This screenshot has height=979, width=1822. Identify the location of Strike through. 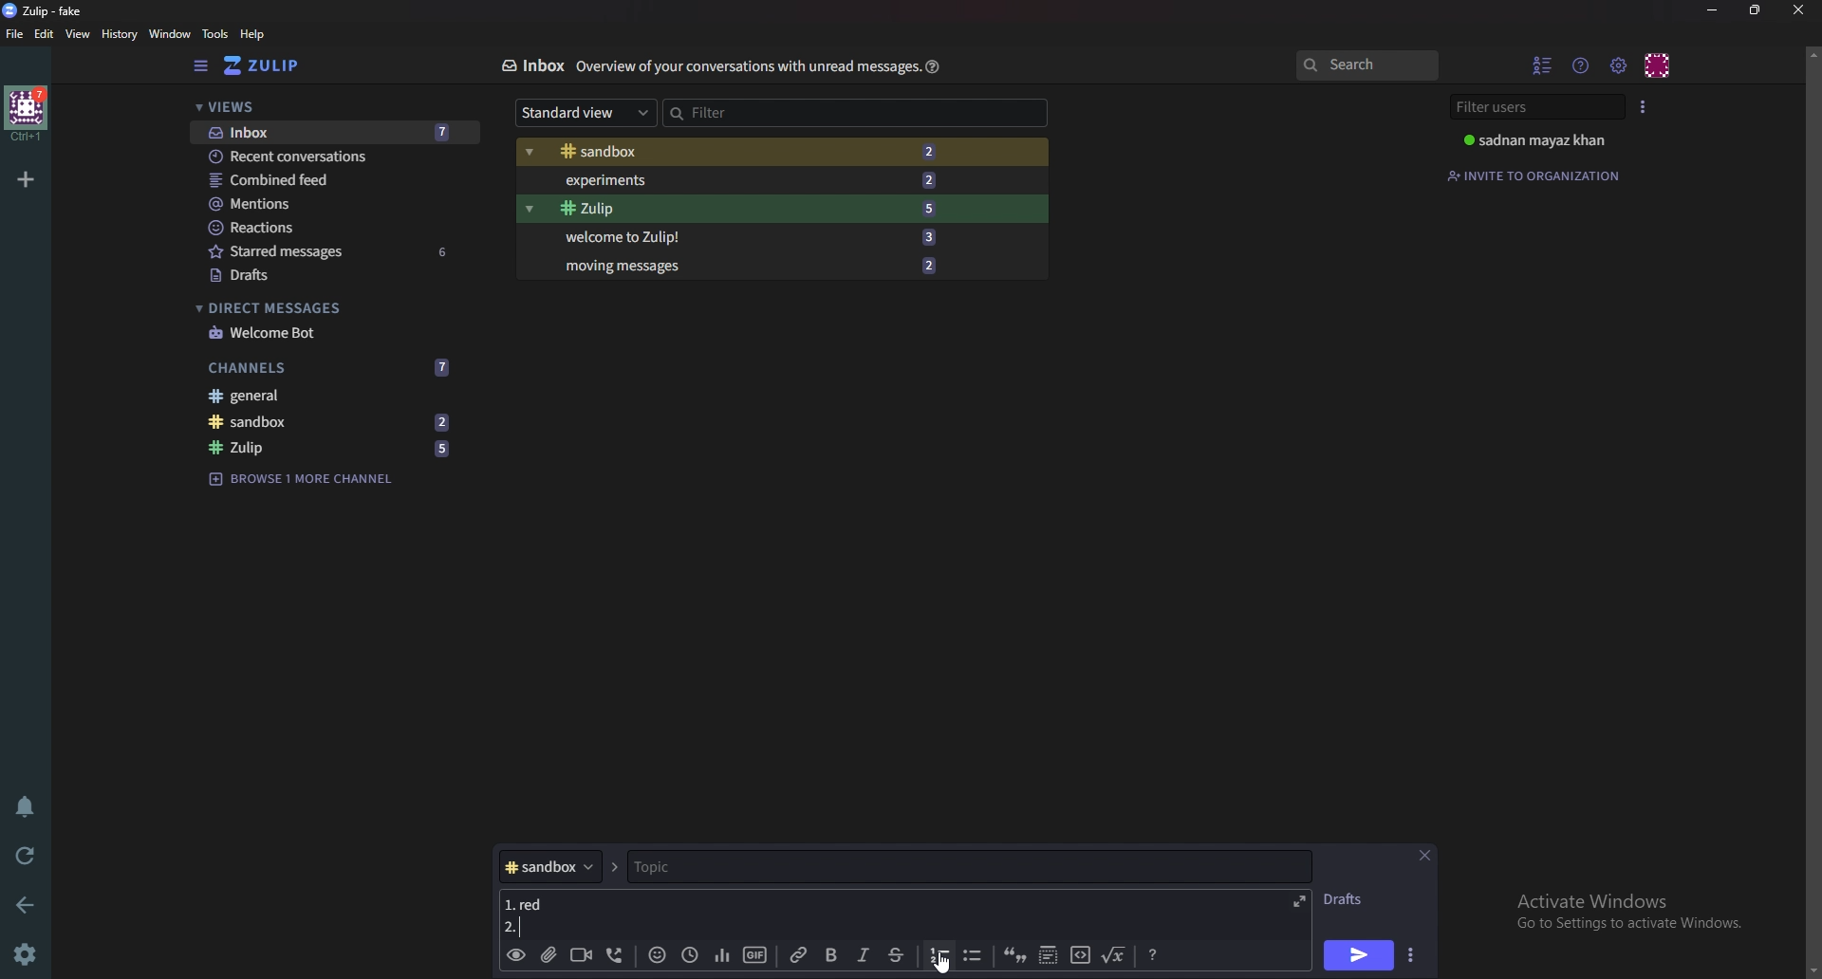
(897, 955).